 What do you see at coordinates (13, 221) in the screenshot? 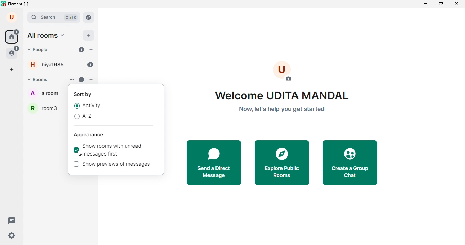
I see `threads` at bounding box center [13, 221].